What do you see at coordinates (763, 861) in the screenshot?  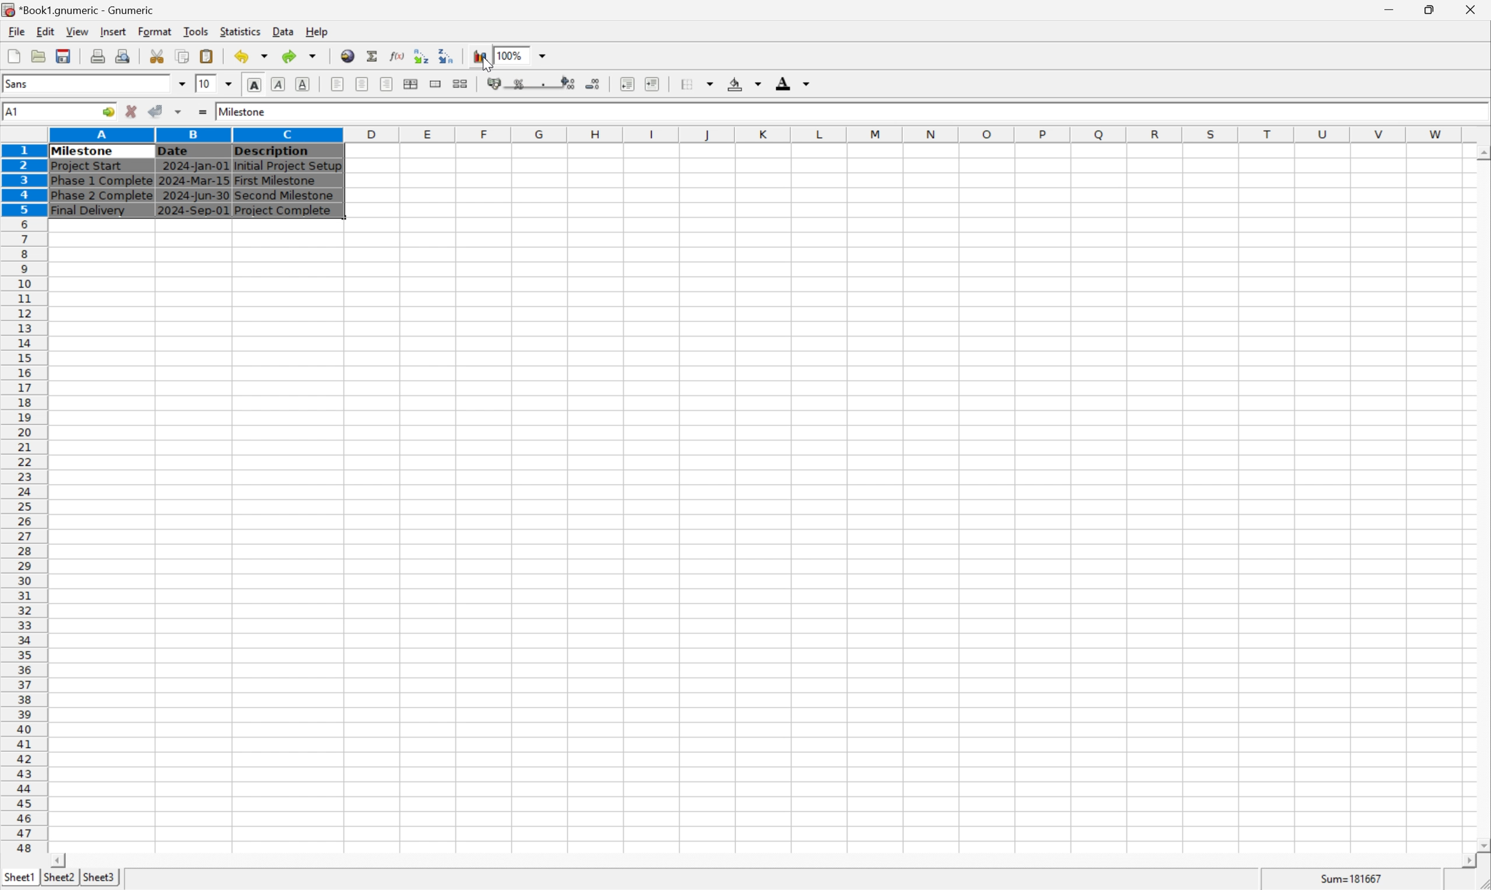 I see `scroll bar` at bounding box center [763, 861].